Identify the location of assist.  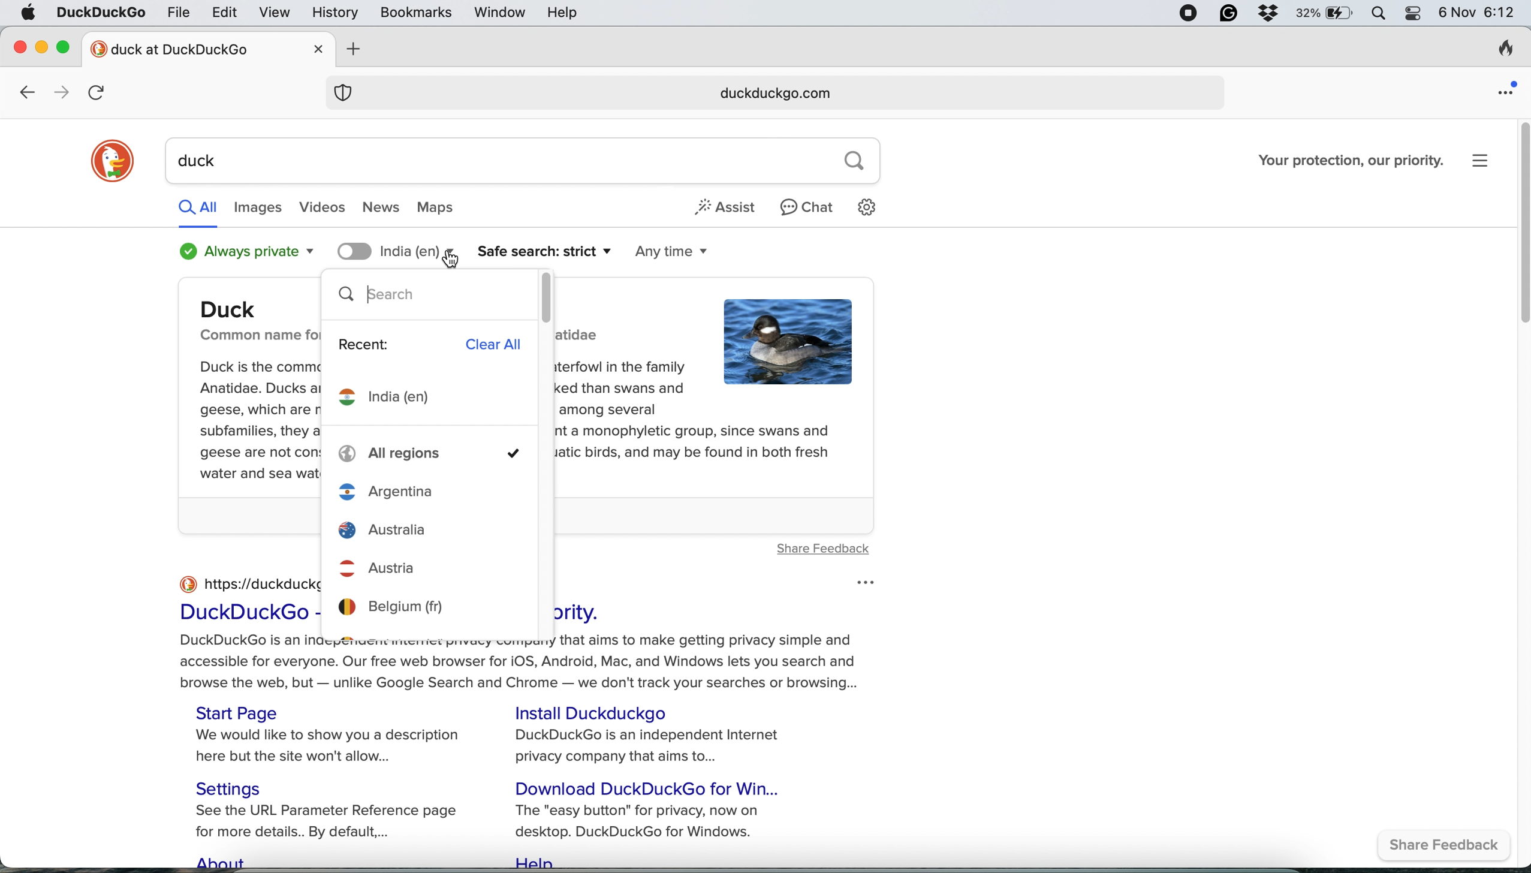
(728, 206).